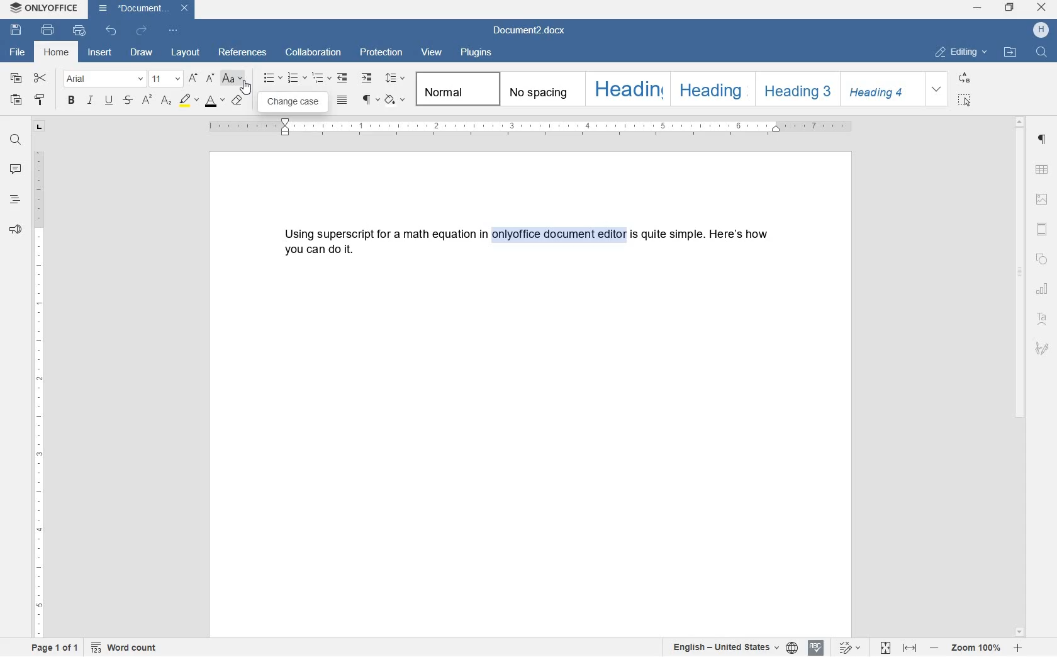  I want to click on copy, so click(16, 79).